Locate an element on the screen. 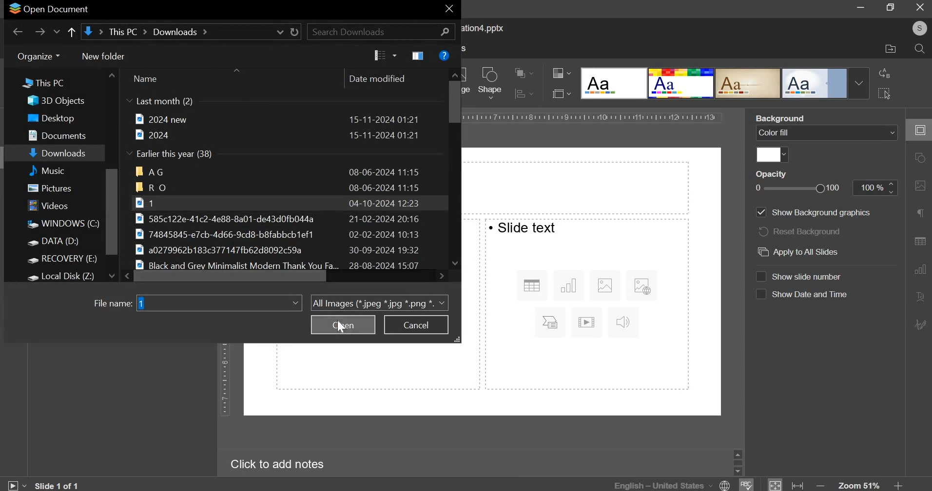 The image size is (932, 491). new folder is located at coordinates (102, 56).